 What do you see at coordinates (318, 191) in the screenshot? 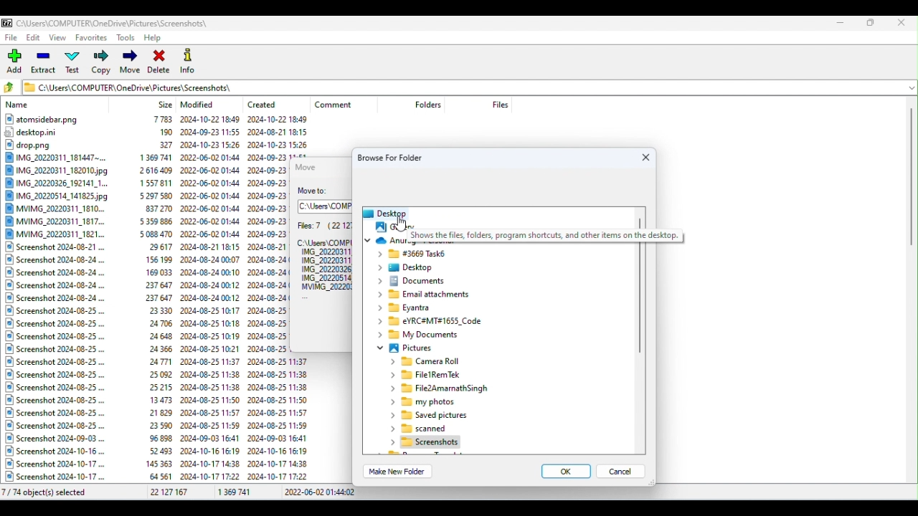
I see `Move to` at bounding box center [318, 191].